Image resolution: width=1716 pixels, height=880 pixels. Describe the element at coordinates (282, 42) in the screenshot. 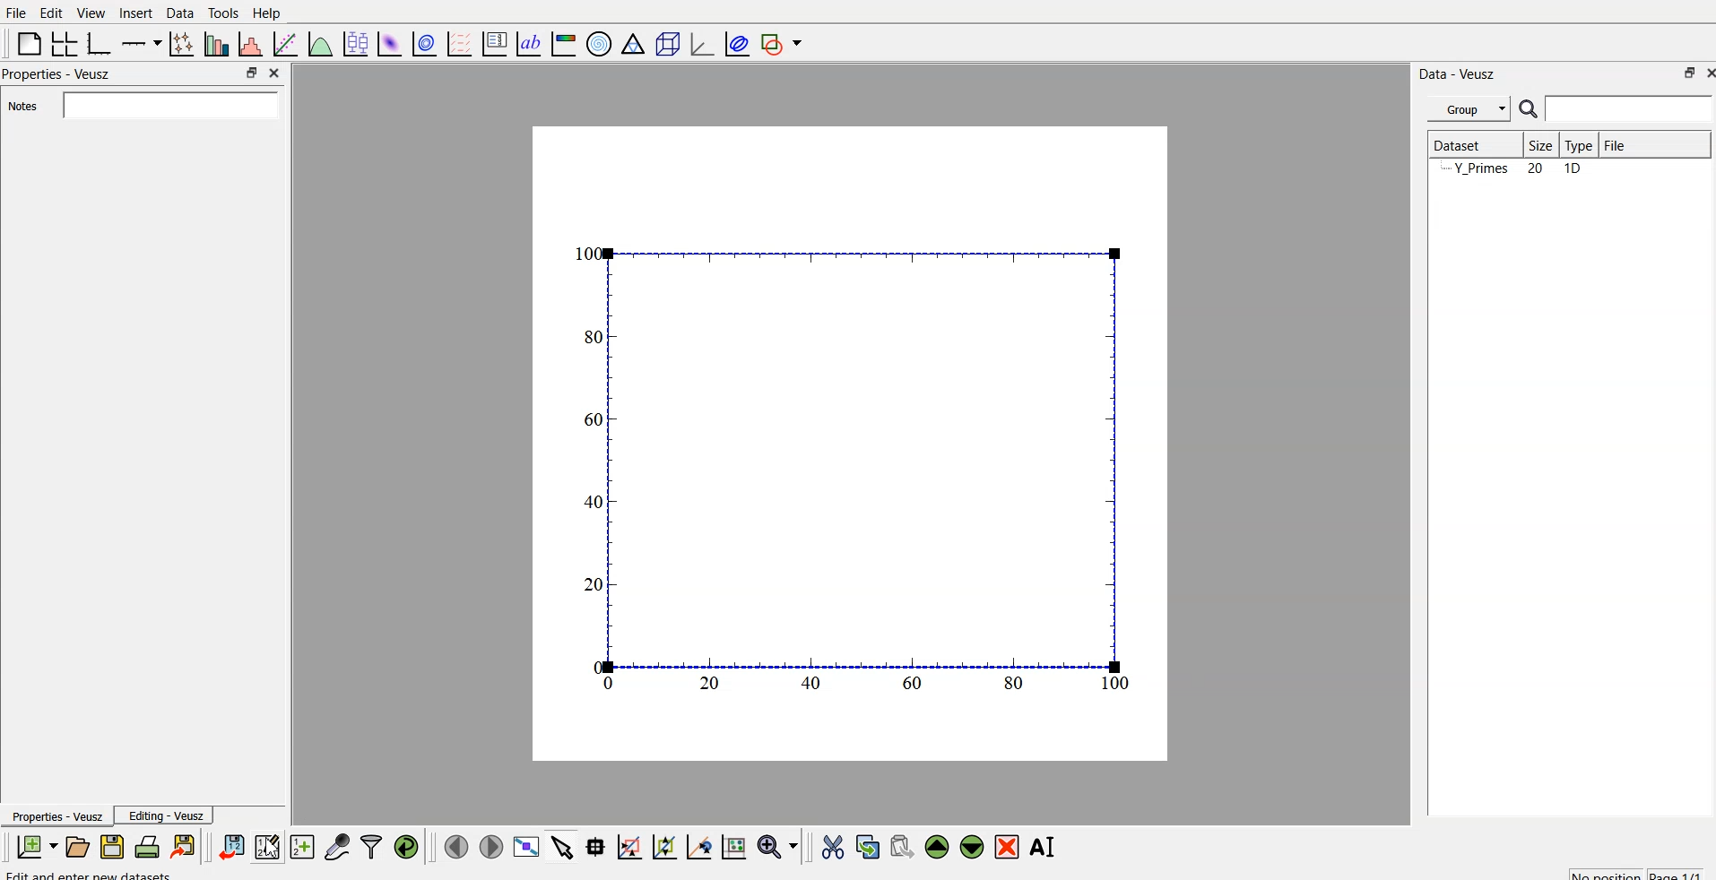

I see `fit function to data` at that location.